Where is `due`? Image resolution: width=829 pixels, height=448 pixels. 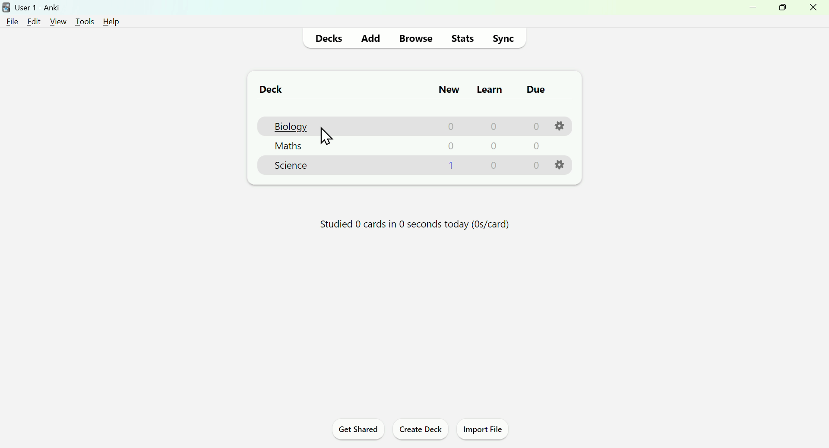 due is located at coordinates (536, 90).